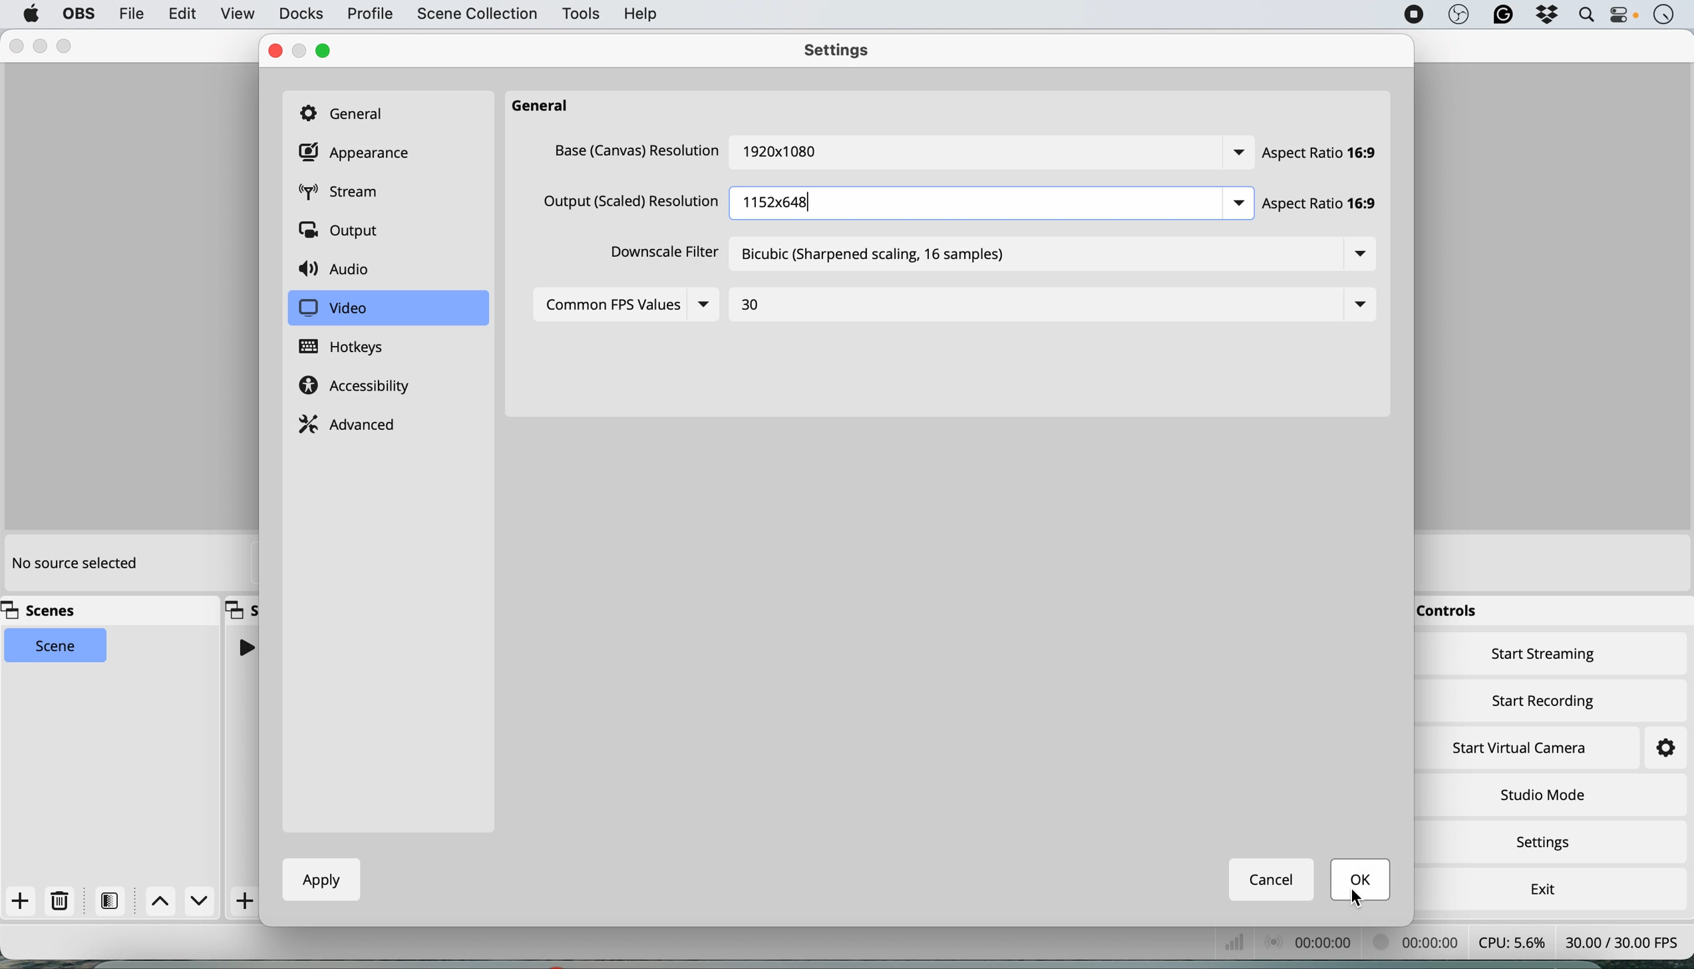 The height and width of the screenshot is (969, 1694). What do you see at coordinates (44, 46) in the screenshot?
I see `minimise` at bounding box center [44, 46].